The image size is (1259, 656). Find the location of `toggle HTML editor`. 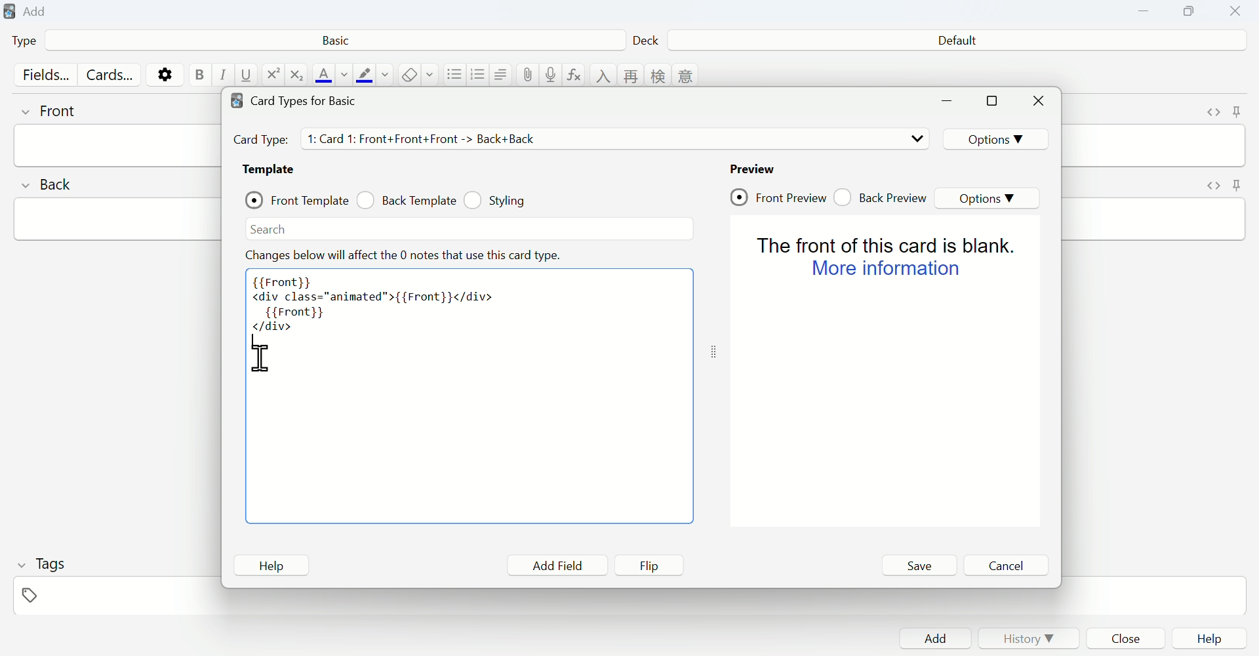

toggle HTML editor is located at coordinates (1214, 112).